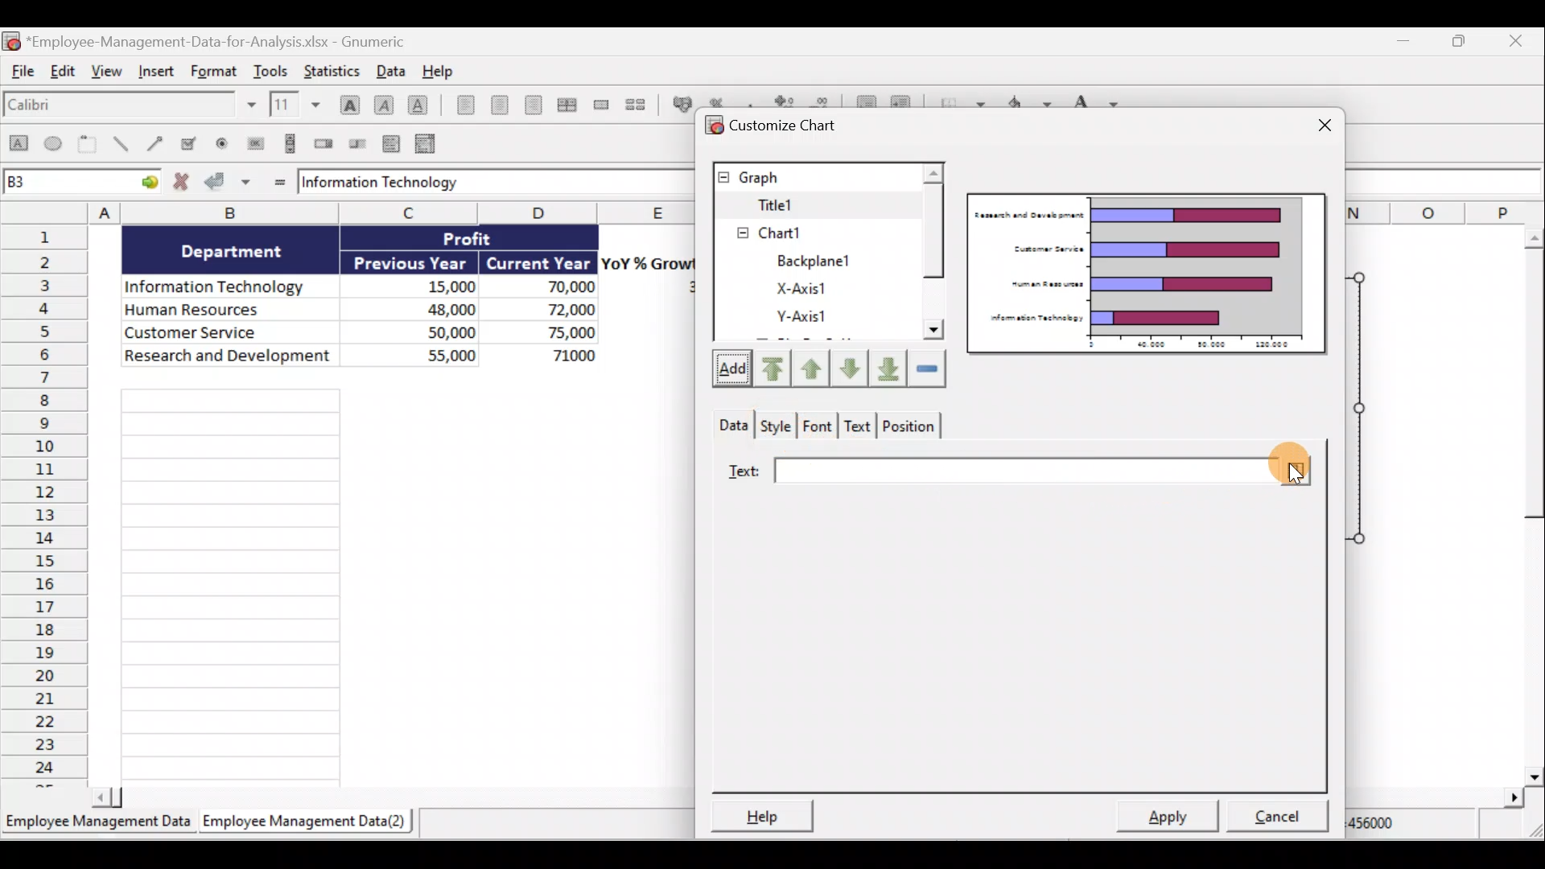 The width and height of the screenshot is (1545, 869). Describe the element at coordinates (807, 205) in the screenshot. I see `Chart` at that location.